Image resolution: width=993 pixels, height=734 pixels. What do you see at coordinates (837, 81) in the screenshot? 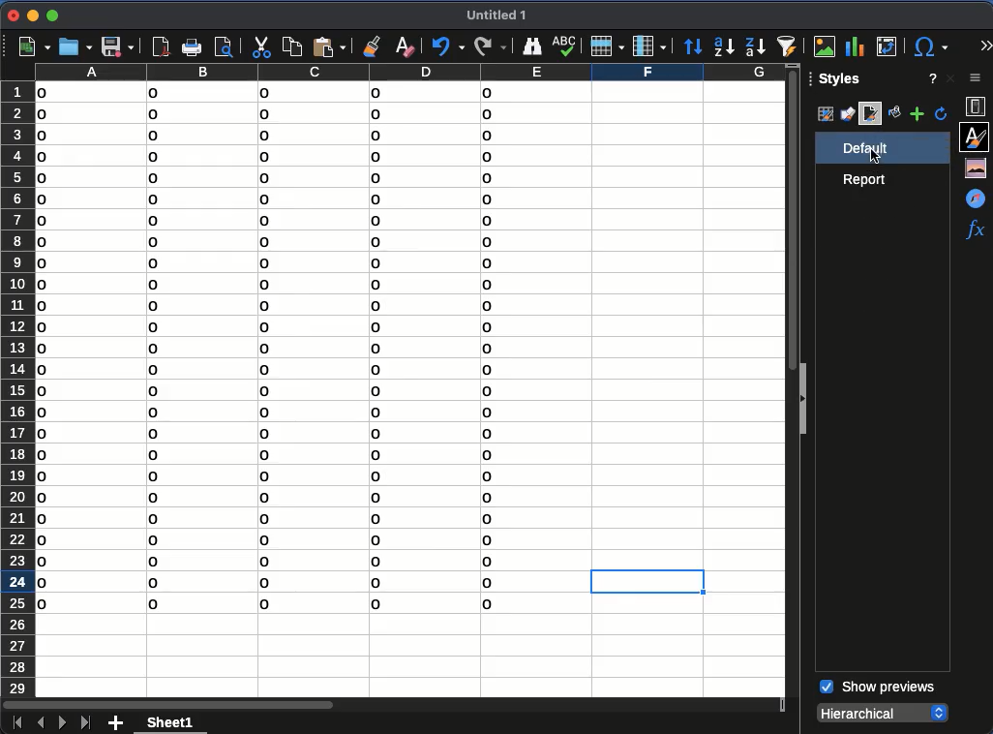
I see `styles` at bounding box center [837, 81].